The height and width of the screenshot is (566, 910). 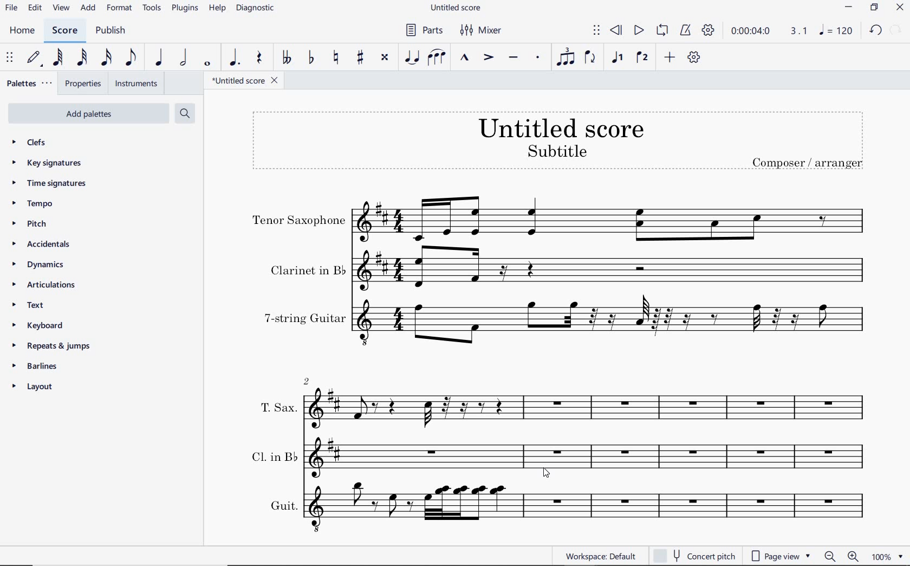 I want to click on TEXT, so click(x=35, y=306).